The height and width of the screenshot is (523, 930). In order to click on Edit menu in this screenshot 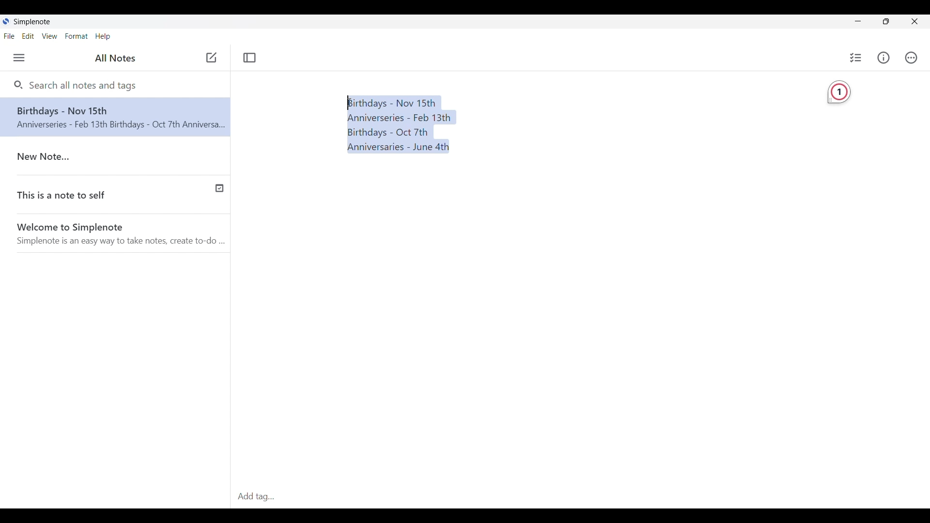, I will do `click(28, 36)`.